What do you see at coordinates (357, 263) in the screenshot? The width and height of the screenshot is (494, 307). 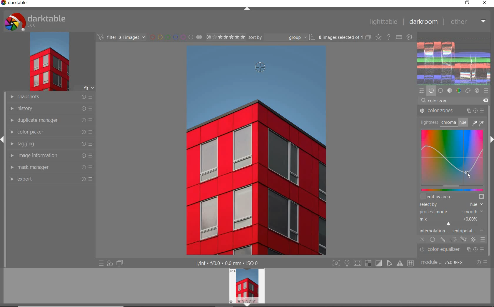 I see `shadow` at bounding box center [357, 263].